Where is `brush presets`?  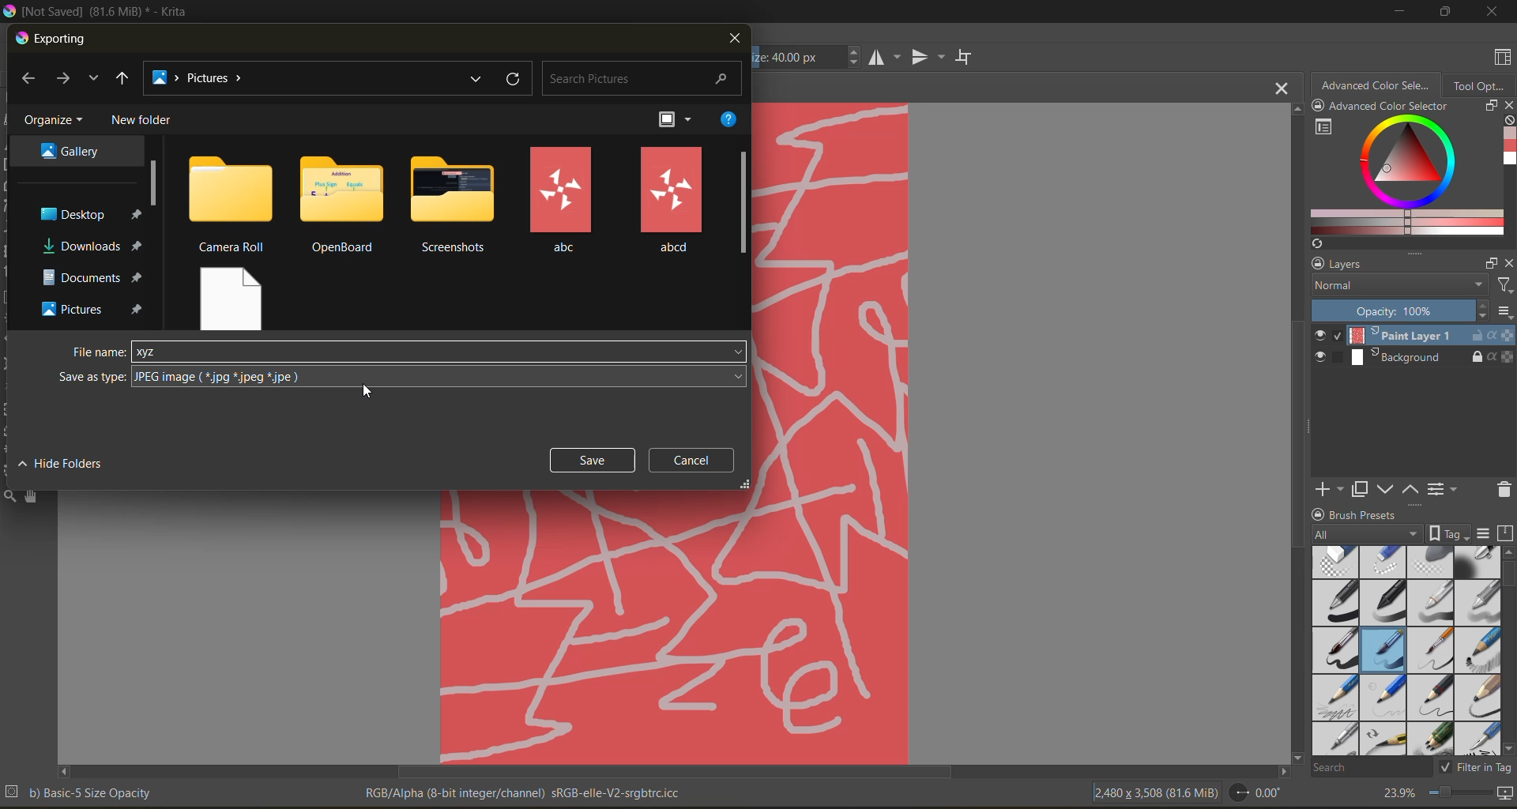 brush presets is located at coordinates (1402, 651).